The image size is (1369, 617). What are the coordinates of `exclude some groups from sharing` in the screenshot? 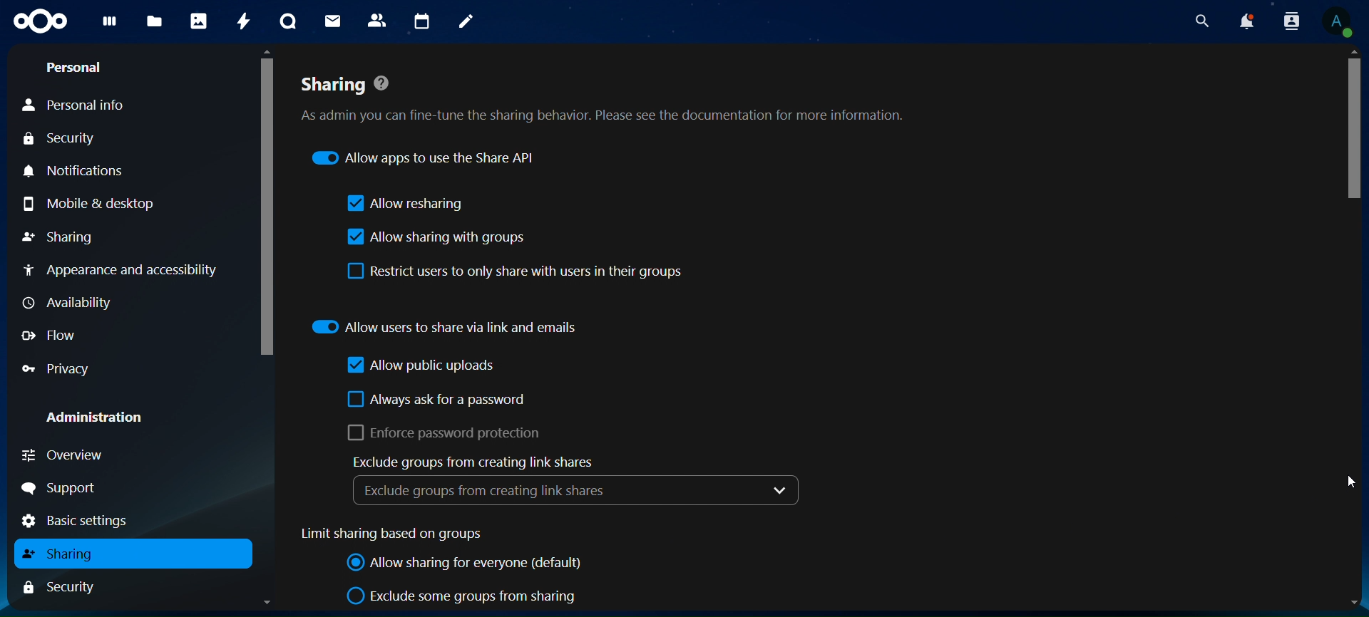 It's located at (465, 596).